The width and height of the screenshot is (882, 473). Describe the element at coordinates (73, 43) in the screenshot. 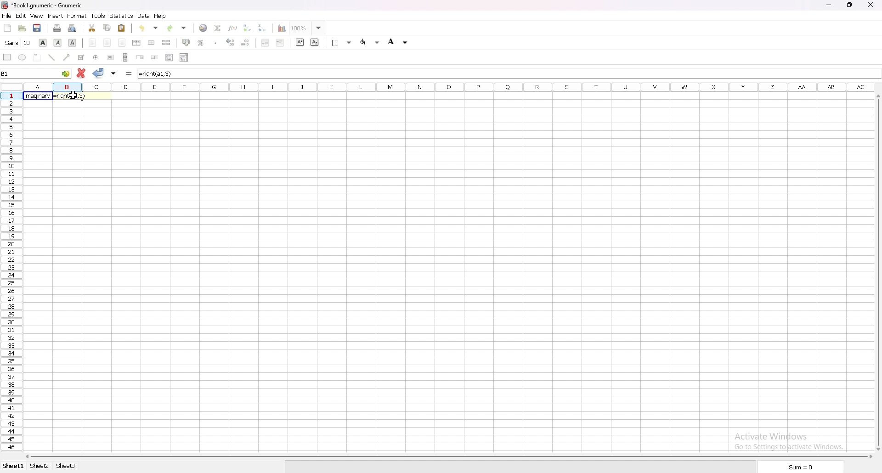

I see `underline` at that location.